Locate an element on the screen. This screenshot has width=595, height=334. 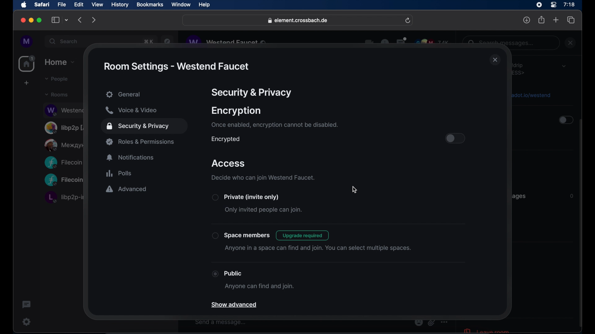
profile is located at coordinates (27, 42).